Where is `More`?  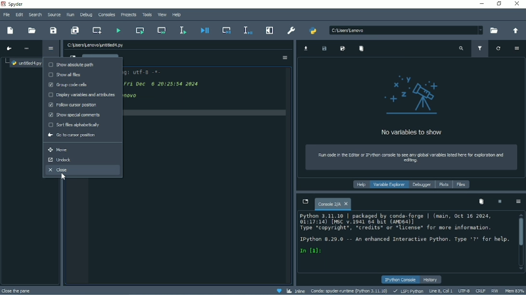 More is located at coordinates (28, 48).